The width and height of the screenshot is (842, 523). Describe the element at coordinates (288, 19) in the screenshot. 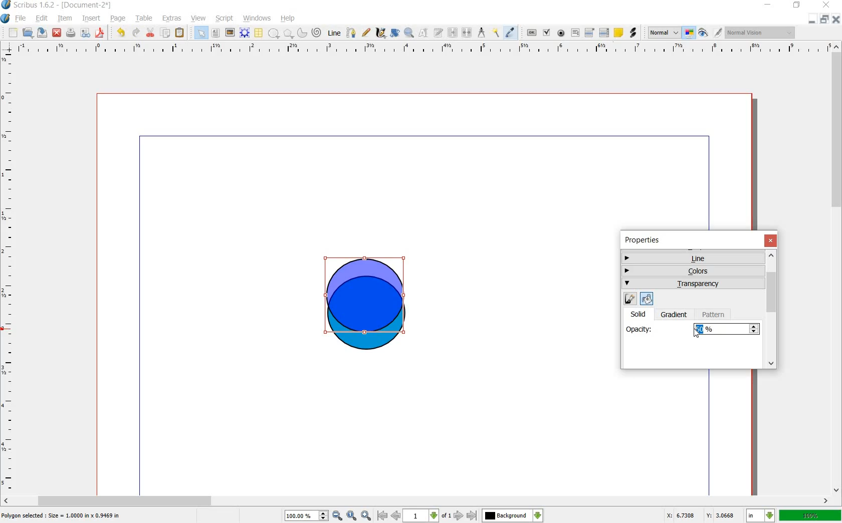

I see `help` at that location.